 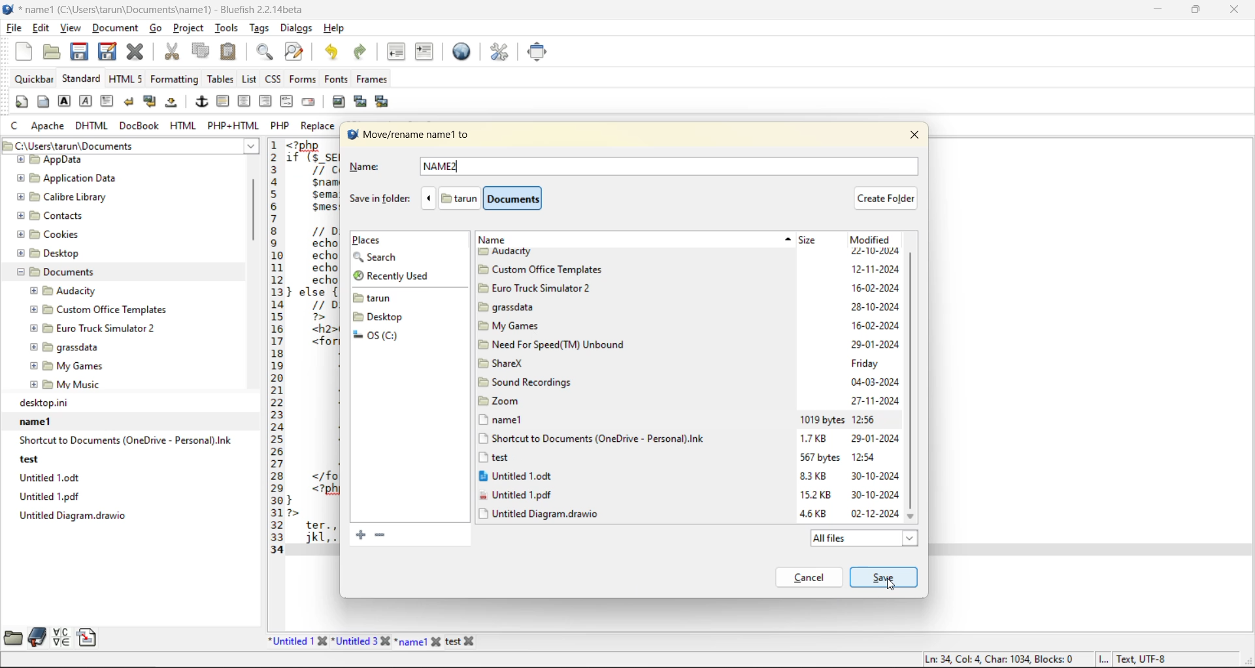 What do you see at coordinates (250, 80) in the screenshot?
I see `list` at bounding box center [250, 80].